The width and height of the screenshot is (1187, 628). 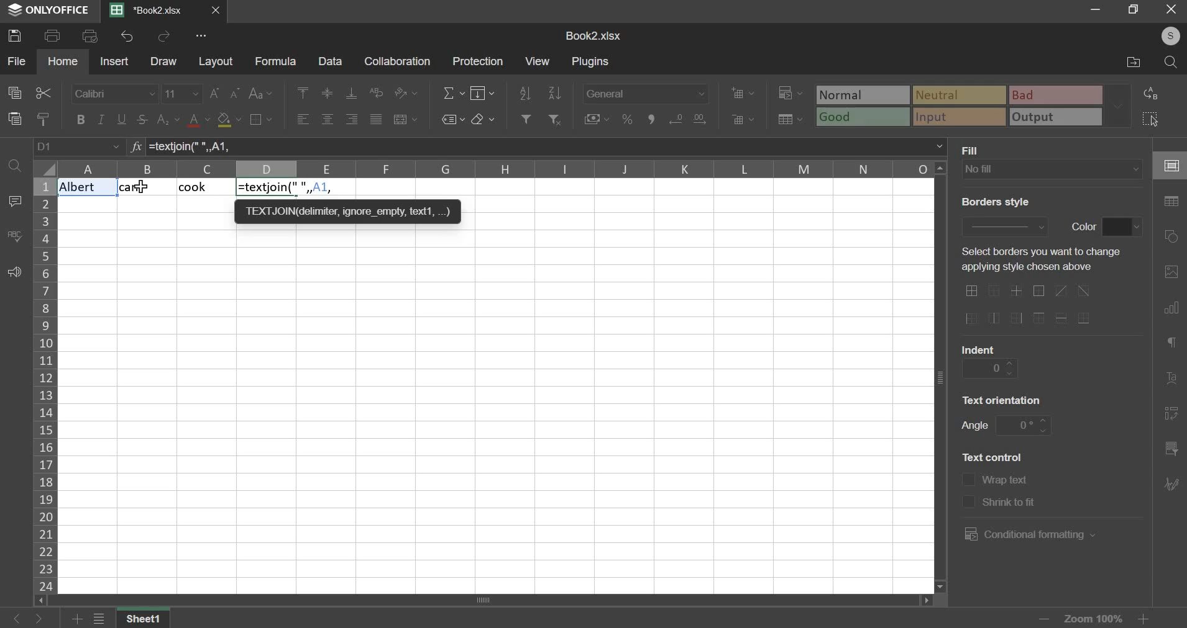 I want to click on layout, so click(x=216, y=62).